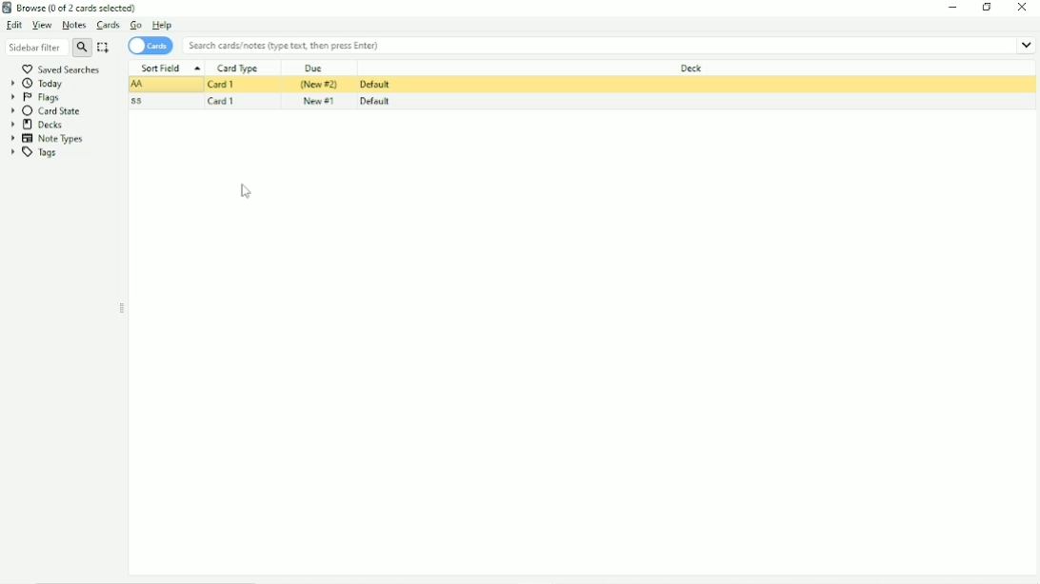 The image size is (1040, 584). Describe the element at coordinates (163, 25) in the screenshot. I see `Help` at that location.